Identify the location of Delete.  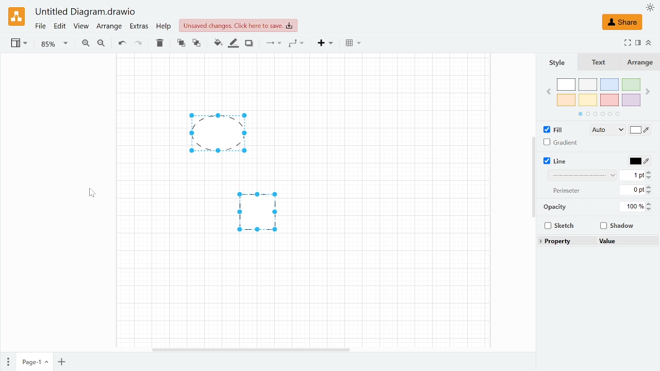
(158, 43).